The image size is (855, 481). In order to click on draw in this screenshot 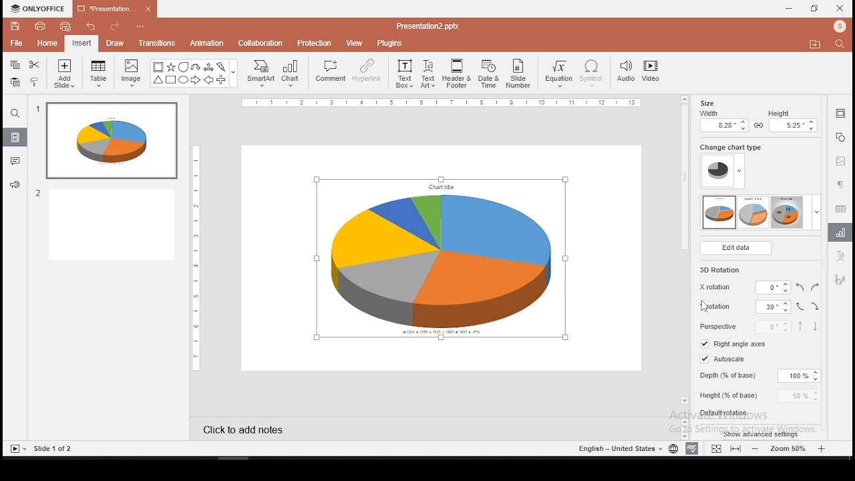, I will do `click(115, 43)`.